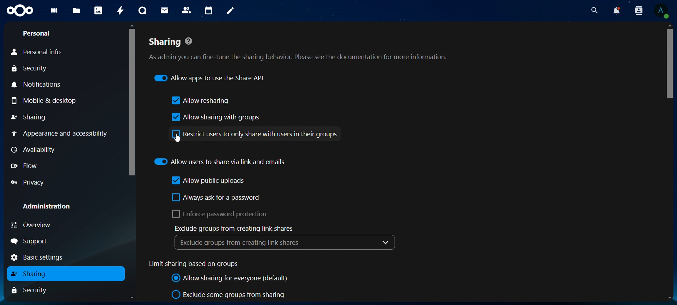  What do you see at coordinates (20, 11) in the screenshot?
I see `icon` at bounding box center [20, 11].